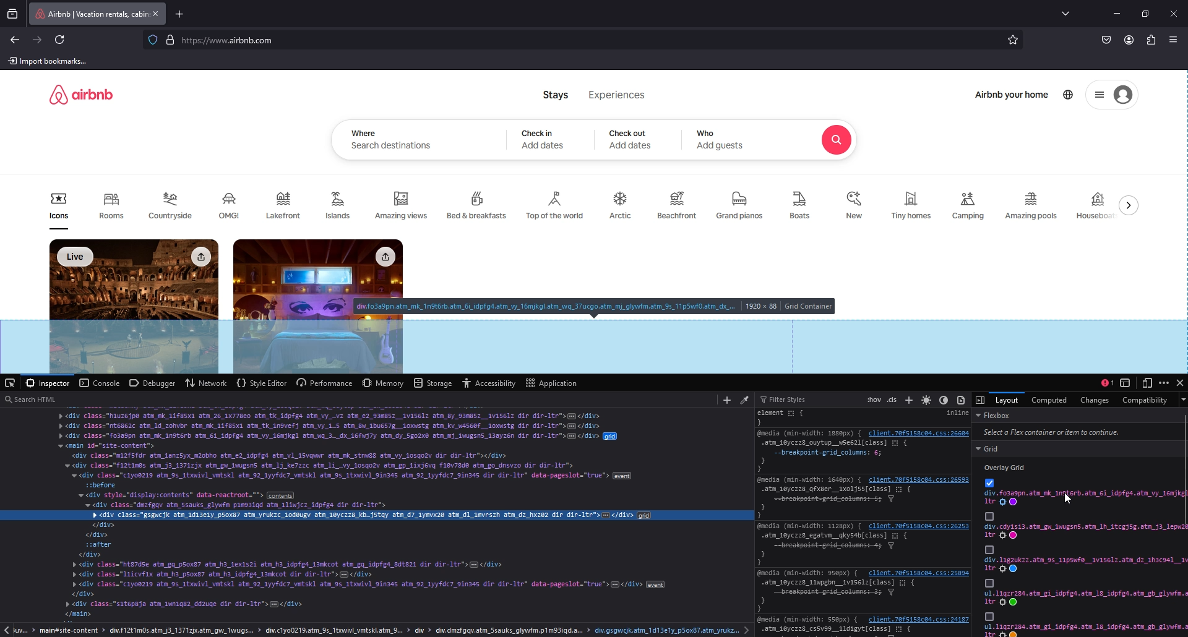 This screenshot has height=637, width=1188. What do you see at coordinates (231, 206) in the screenshot?
I see `OMG!` at bounding box center [231, 206].